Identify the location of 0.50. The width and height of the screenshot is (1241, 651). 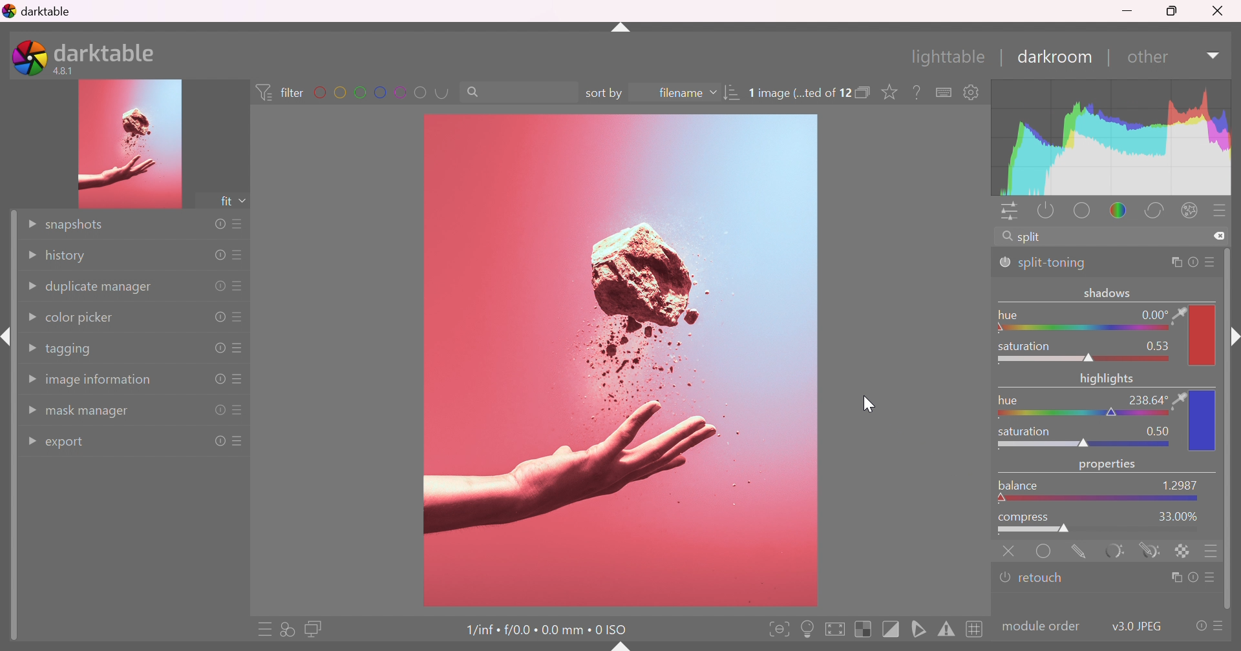
(1158, 431).